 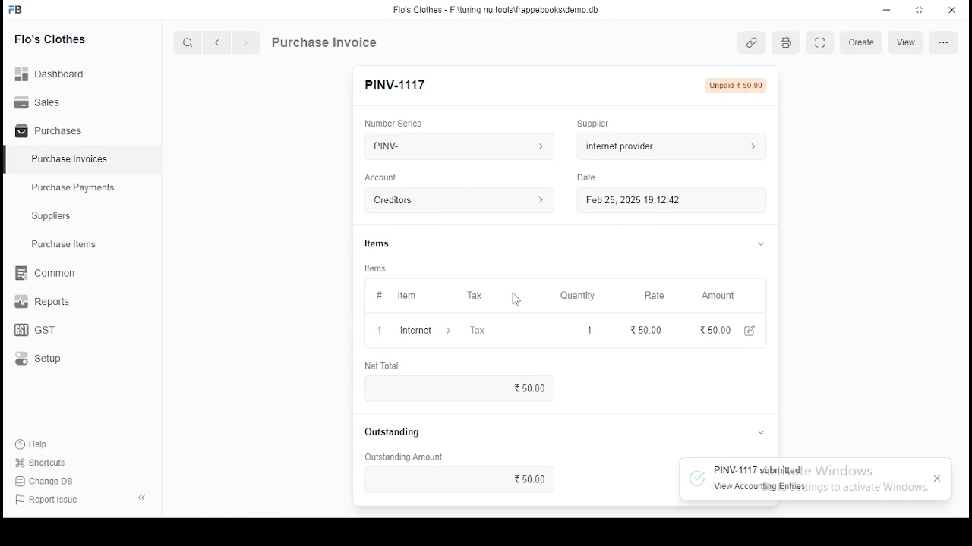 What do you see at coordinates (190, 44) in the screenshot?
I see `search` at bounding box center [190, 44].